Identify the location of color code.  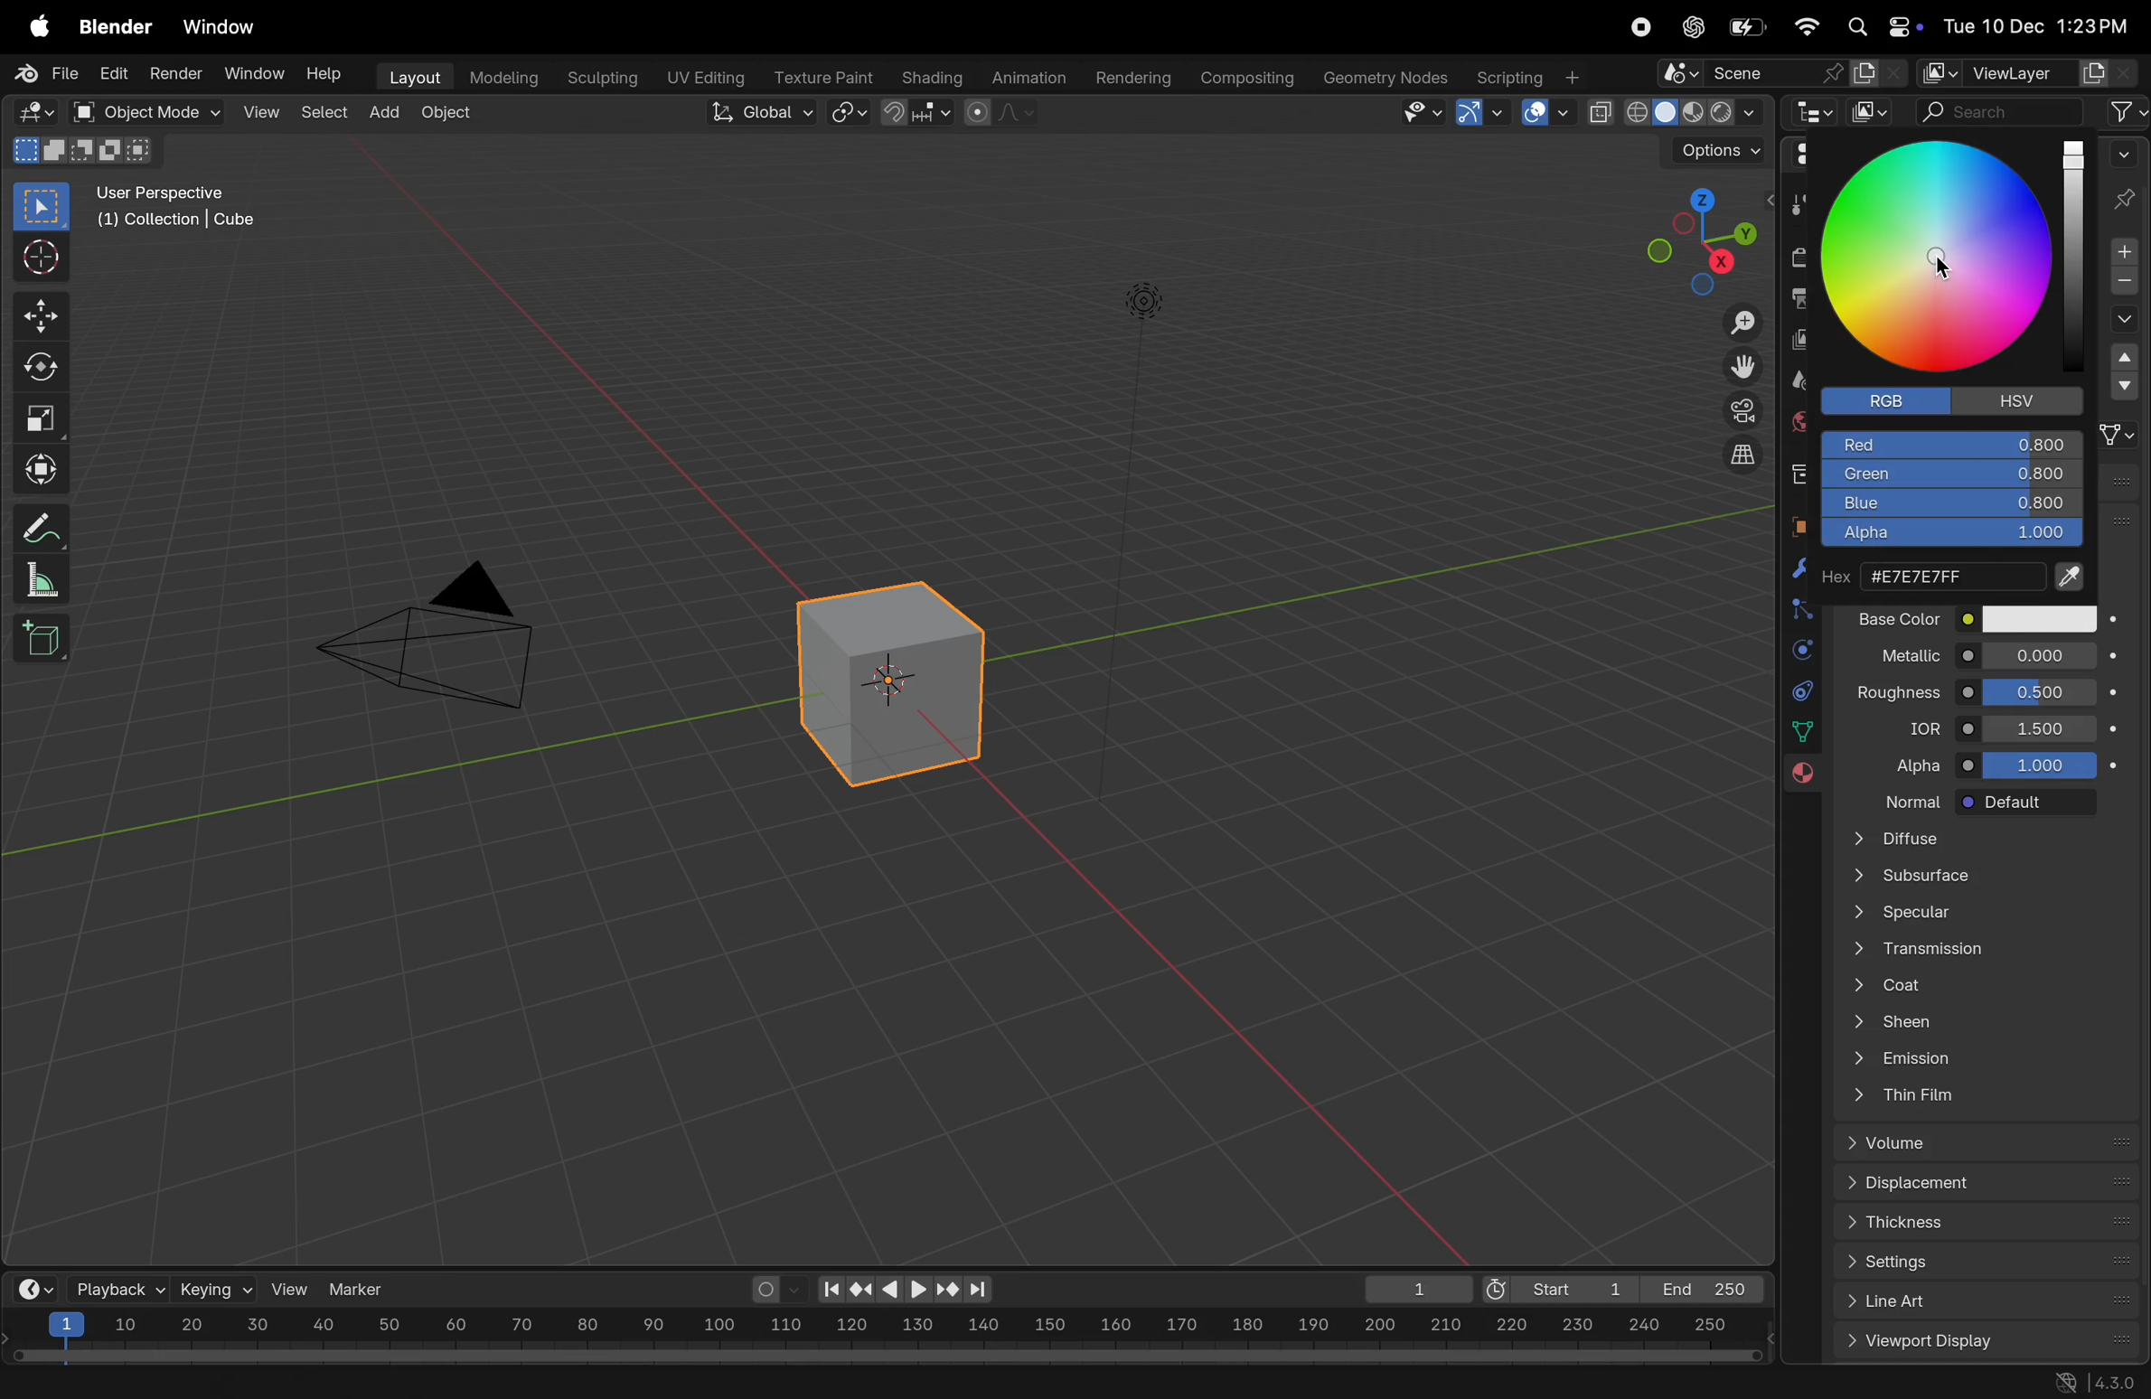
(1958, 574).